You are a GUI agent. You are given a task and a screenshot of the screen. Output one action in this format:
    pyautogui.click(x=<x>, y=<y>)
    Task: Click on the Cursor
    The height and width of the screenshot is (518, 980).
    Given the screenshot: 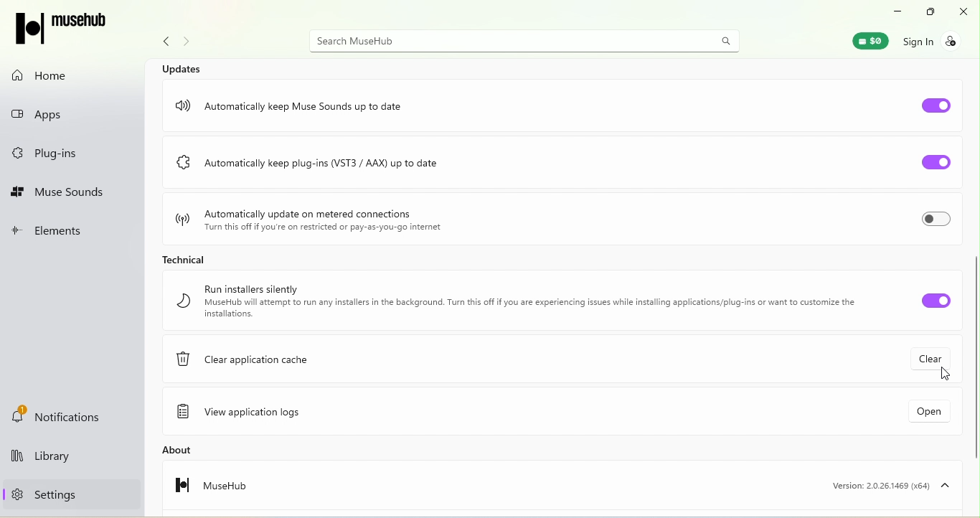 What is the action you would take?
    pyautogui.click(x=948, y=380)
    